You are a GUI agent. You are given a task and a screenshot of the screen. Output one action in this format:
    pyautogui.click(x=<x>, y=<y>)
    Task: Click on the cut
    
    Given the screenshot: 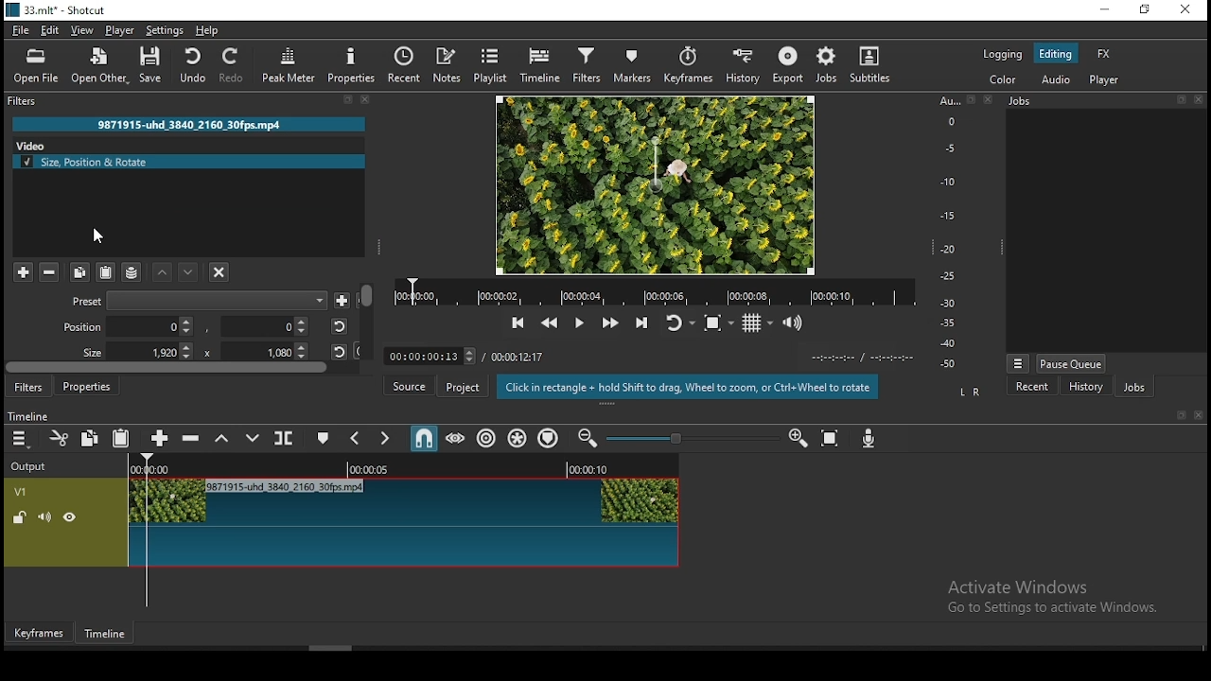 What is the action you would take?
    pyautogui.click(x=58, y=438)
    